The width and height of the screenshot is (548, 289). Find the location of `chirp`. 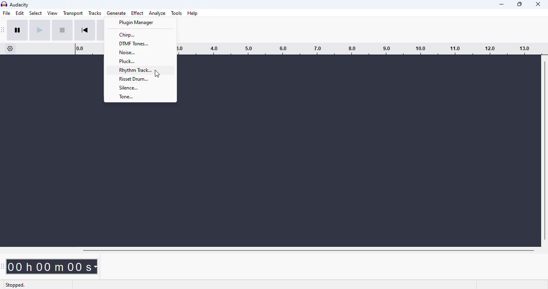

chirp is located at coordinates (139, 35).